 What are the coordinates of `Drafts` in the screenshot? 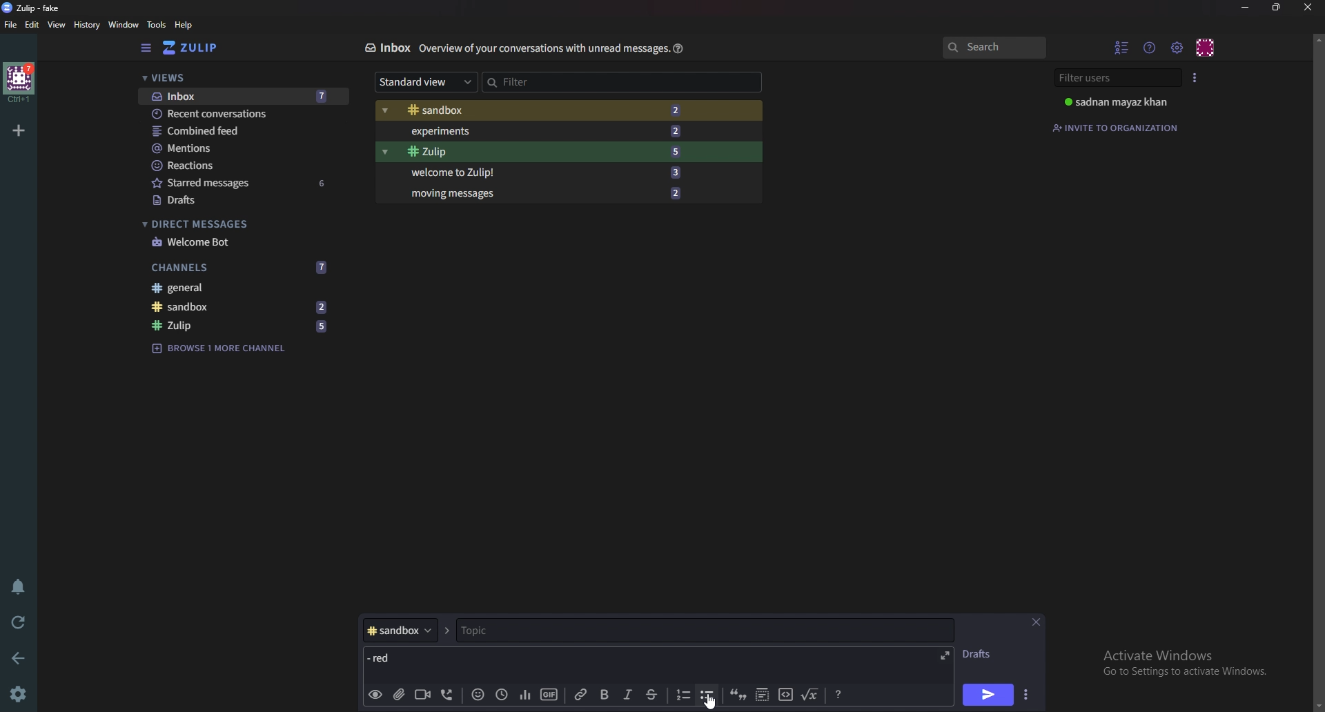 It's located at (242, 201).